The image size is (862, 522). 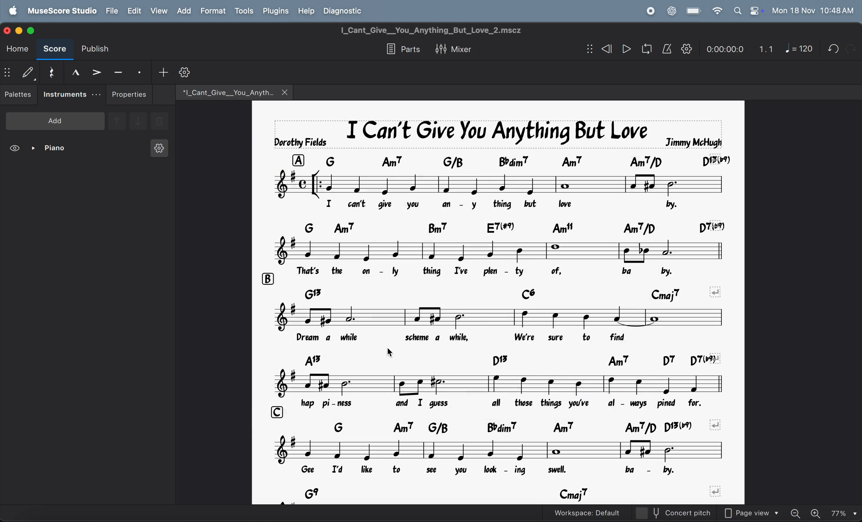 I want to click on Song title and author, so click(x=495, y=130).